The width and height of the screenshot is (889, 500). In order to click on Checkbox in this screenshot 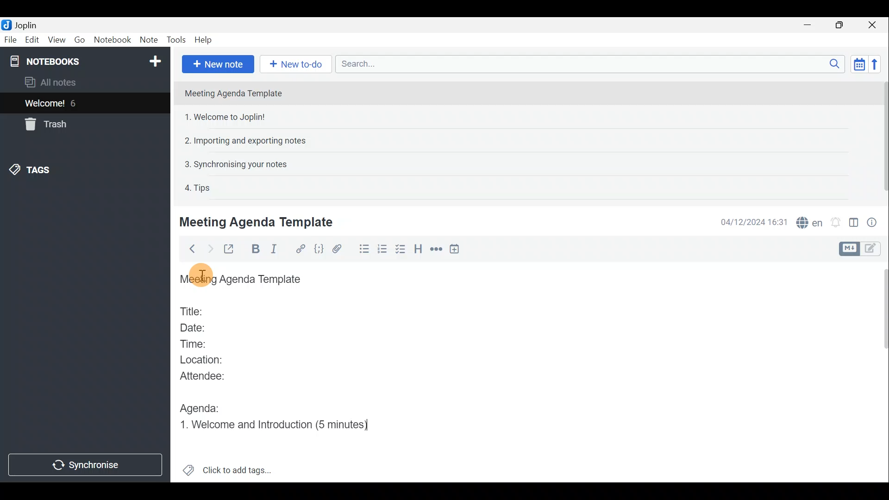, I will do `click(399, 250)`.